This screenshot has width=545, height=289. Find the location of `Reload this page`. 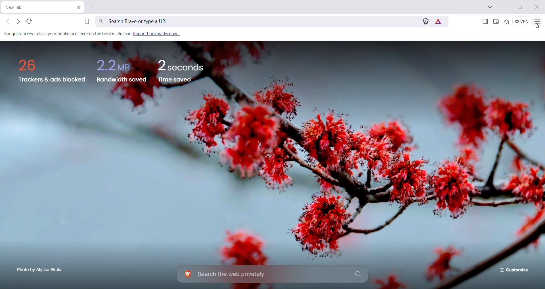

Reload this page is located at coordinates (30, 22).